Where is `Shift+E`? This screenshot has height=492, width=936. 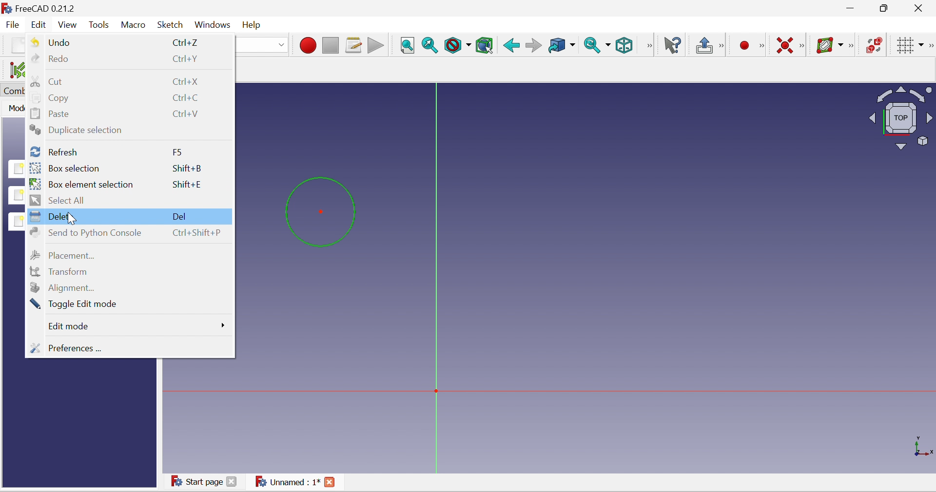
Shift+E is located at coordinates (187, 185).